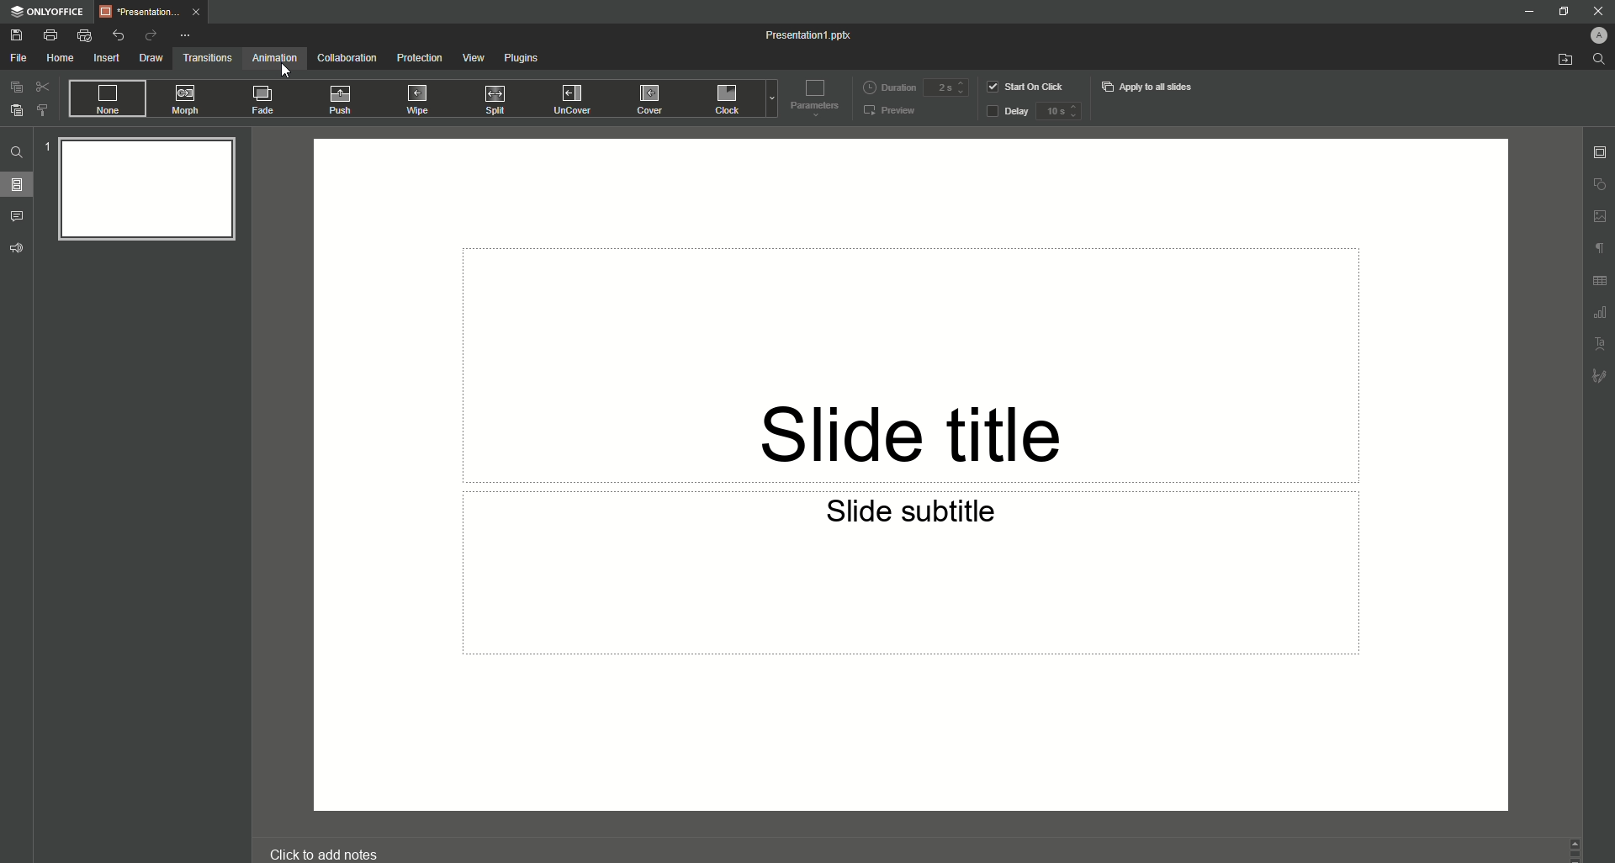 The height and width of the screenshot is (863, 1615). What do you see at coordinates (498, 99) in the screenshot?
I see `Split` at bounding box center [498, 99].